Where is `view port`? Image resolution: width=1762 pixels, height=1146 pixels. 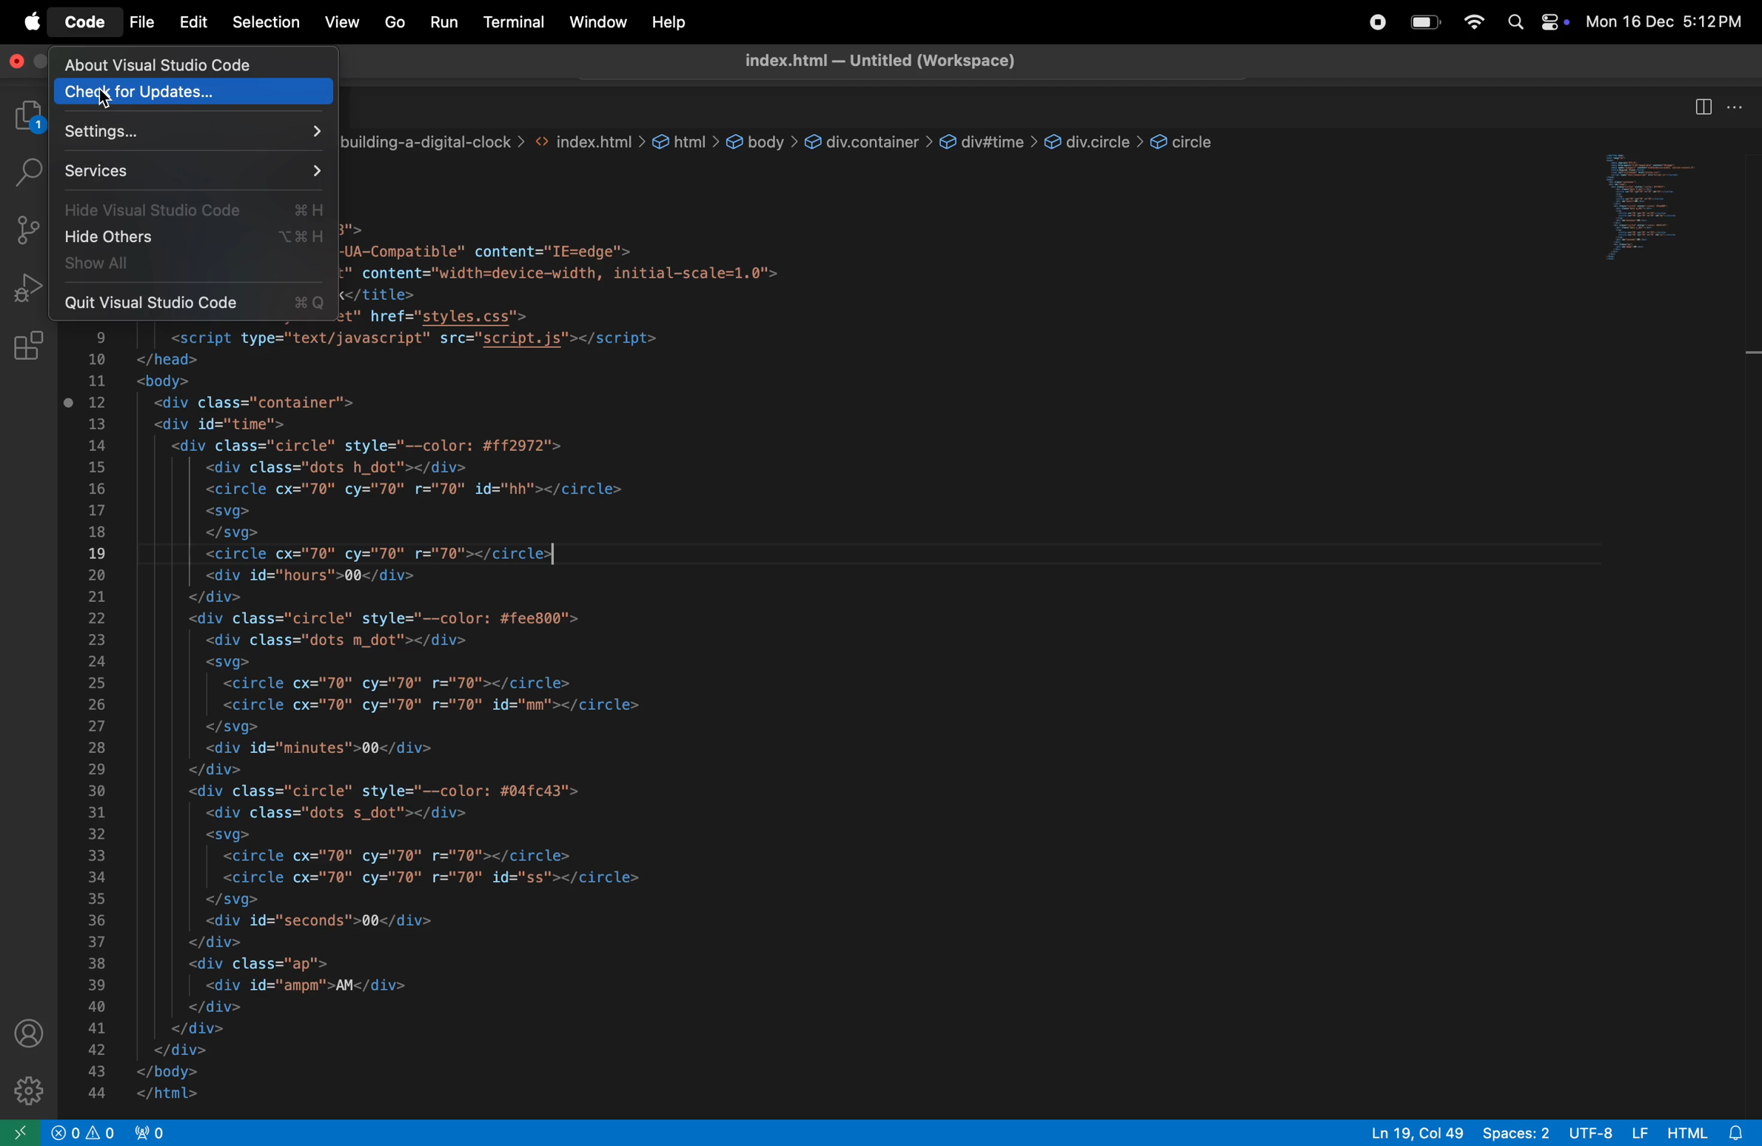 view port is located at coordinates (162, 1132).